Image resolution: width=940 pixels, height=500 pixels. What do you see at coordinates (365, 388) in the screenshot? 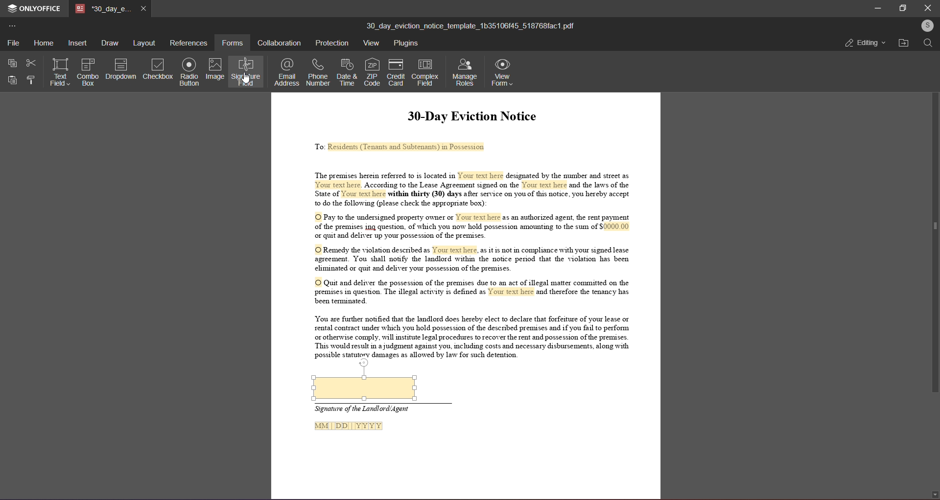
I see `signature field inserted` at bounding box center [365, 388].